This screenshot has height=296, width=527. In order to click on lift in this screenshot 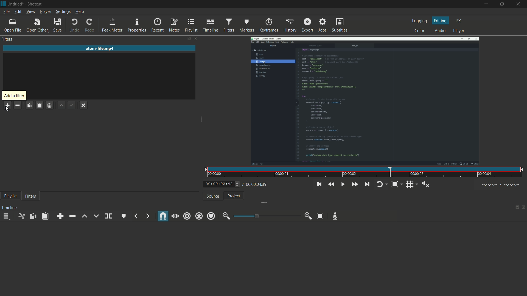, I will do `click(84, 216)`.